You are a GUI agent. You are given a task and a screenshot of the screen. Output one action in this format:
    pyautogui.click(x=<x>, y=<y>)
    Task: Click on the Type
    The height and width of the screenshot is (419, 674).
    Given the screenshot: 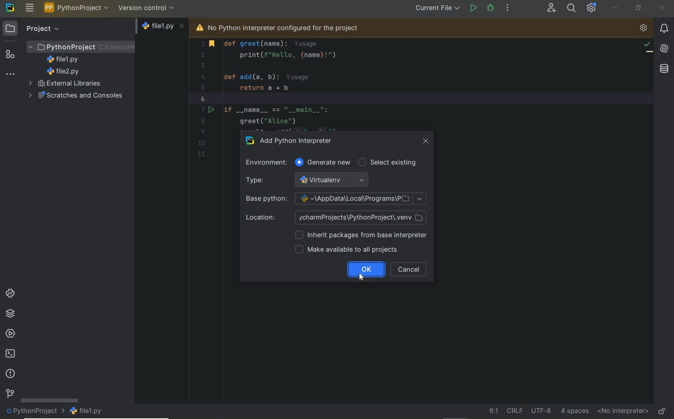 What is the action you would take?
    pyautogui.click(x=311, y=180)
    